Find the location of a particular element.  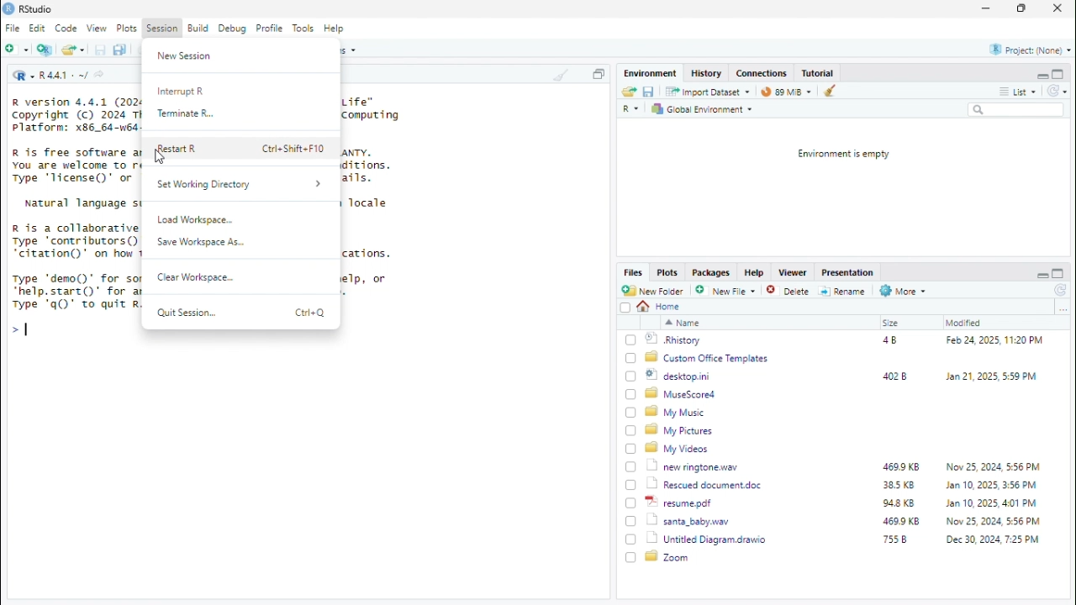

maximise is located at coordinates (1058, 274).